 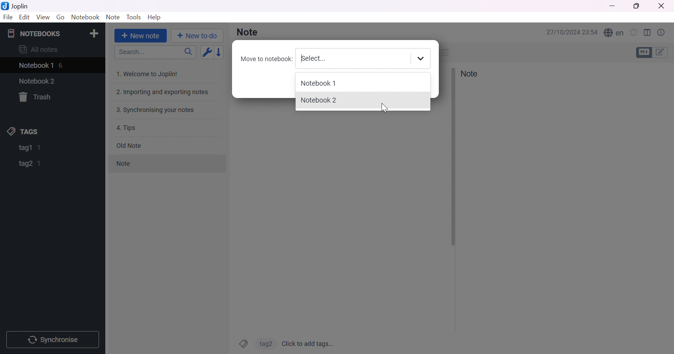 I want to click on Trash, so click(x=37, y=97).